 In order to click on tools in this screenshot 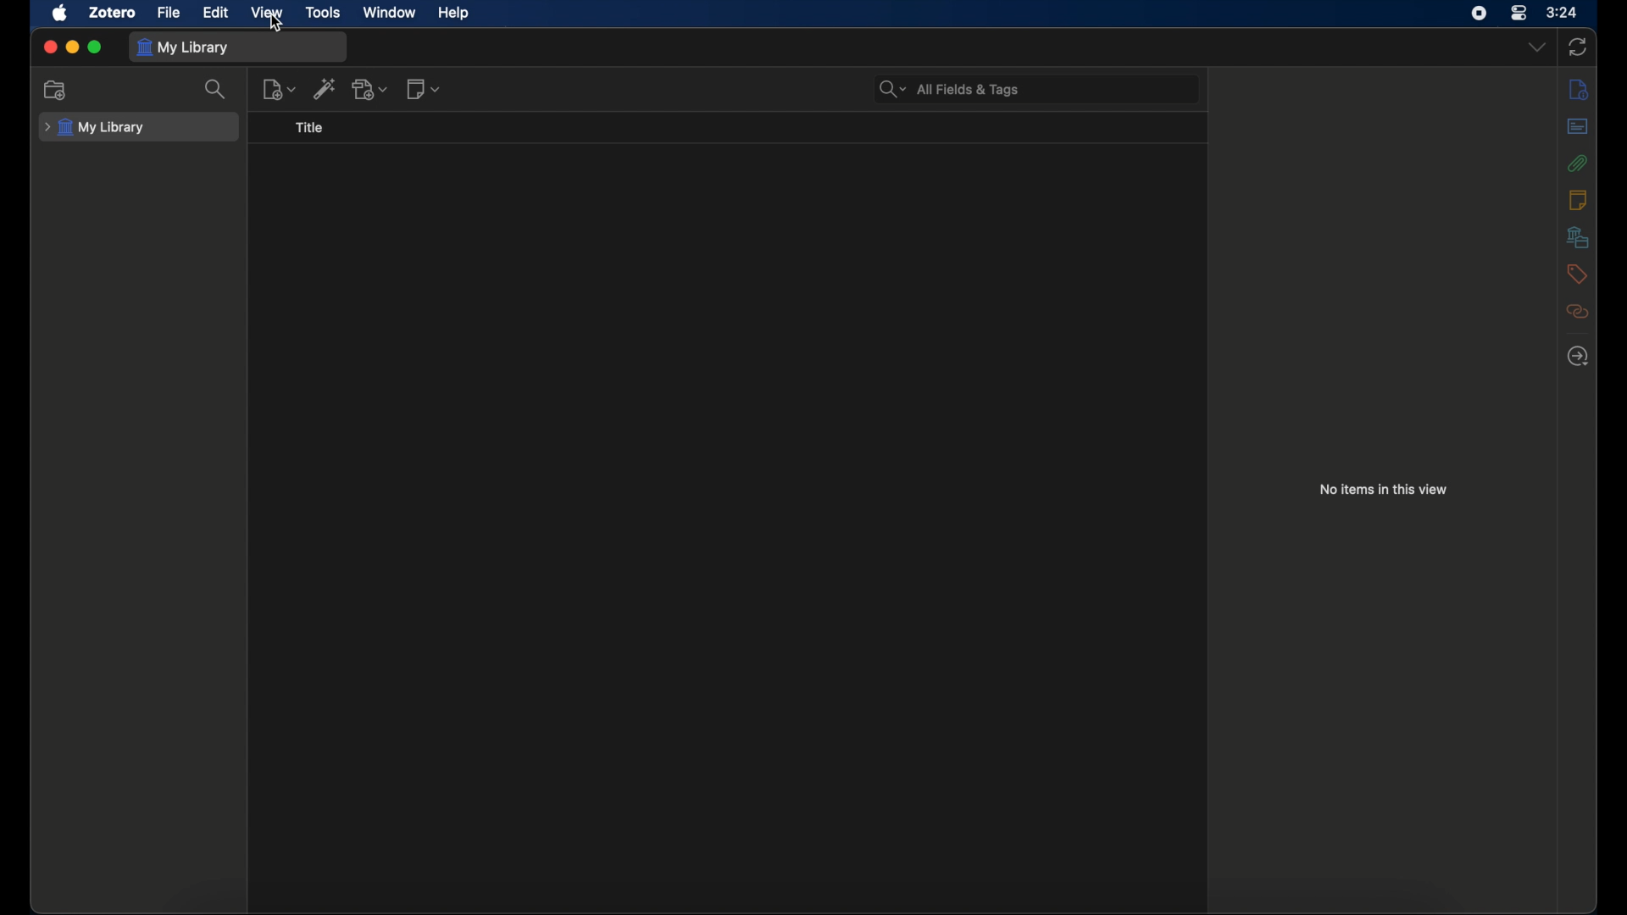, I will do `click(324, 13)`.